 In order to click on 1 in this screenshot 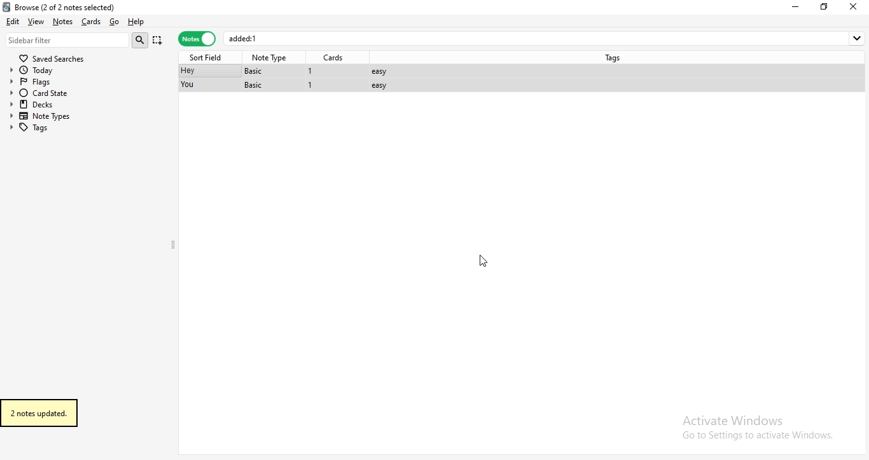, I will do `click(312, 86)`.